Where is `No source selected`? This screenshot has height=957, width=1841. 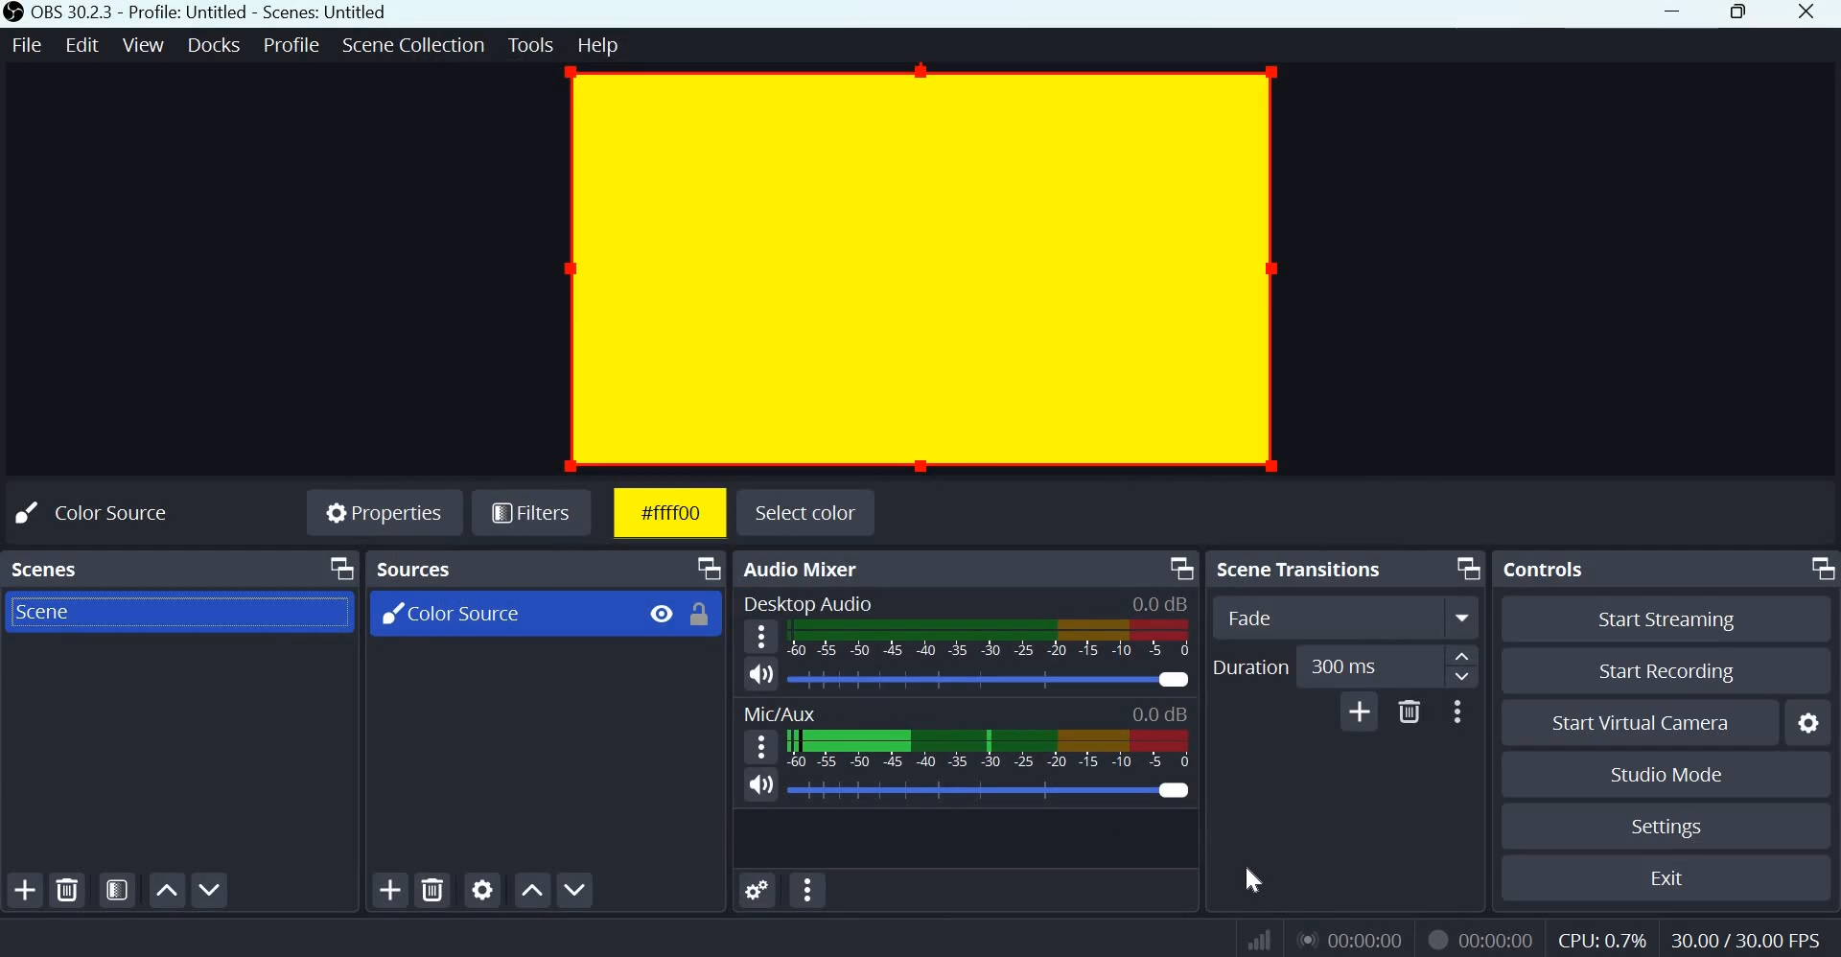 No source selected is located at coordinates (112, 511).